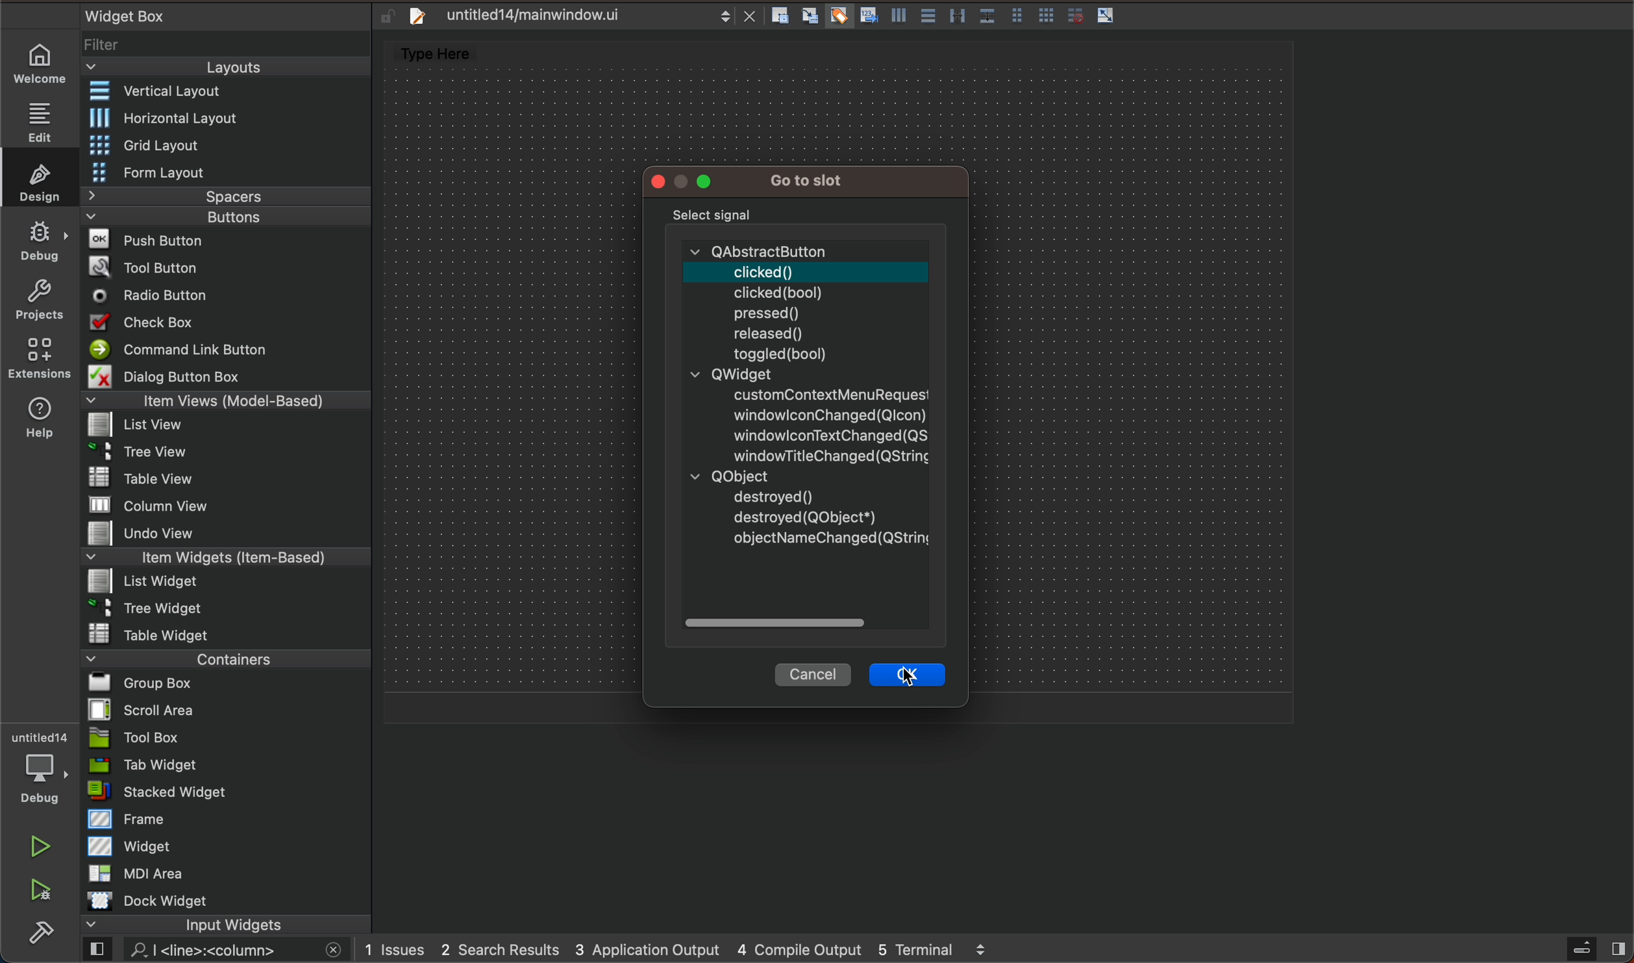 This screenshot has width=1634, height=963. What do you see at coordinates (216, 925) in the screenshot?
I see `input widget` at bounding box center [216, 925].